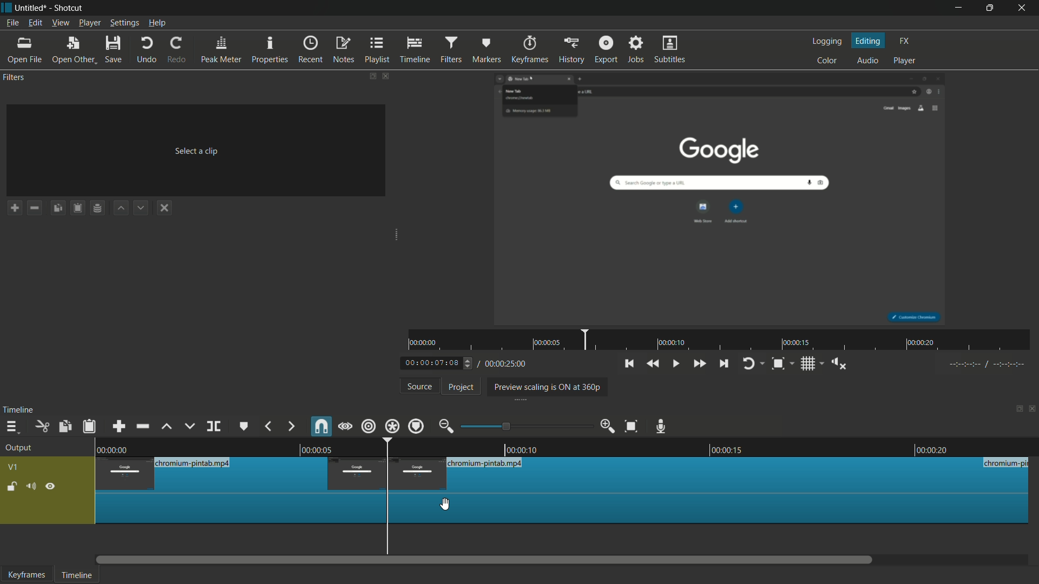 The image size is (1039, 584). I want to click on cursor, so click(447, 505).